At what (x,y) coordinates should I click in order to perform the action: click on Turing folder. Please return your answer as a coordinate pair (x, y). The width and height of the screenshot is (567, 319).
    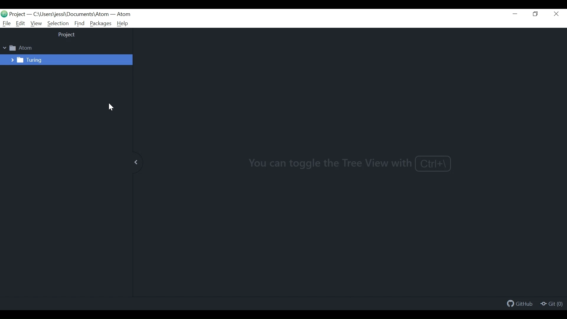
    Looking at the image, I should click on (23, 60).